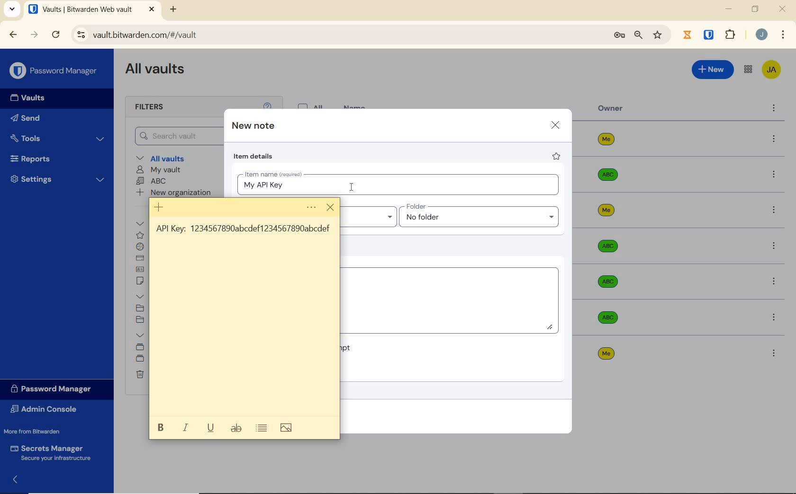 The width and height of the screenshot is (796, 494). What do you see at coordinates (272, 173) in the screenshot?
I see `Item name (required)` at bounding box center [272, 173].